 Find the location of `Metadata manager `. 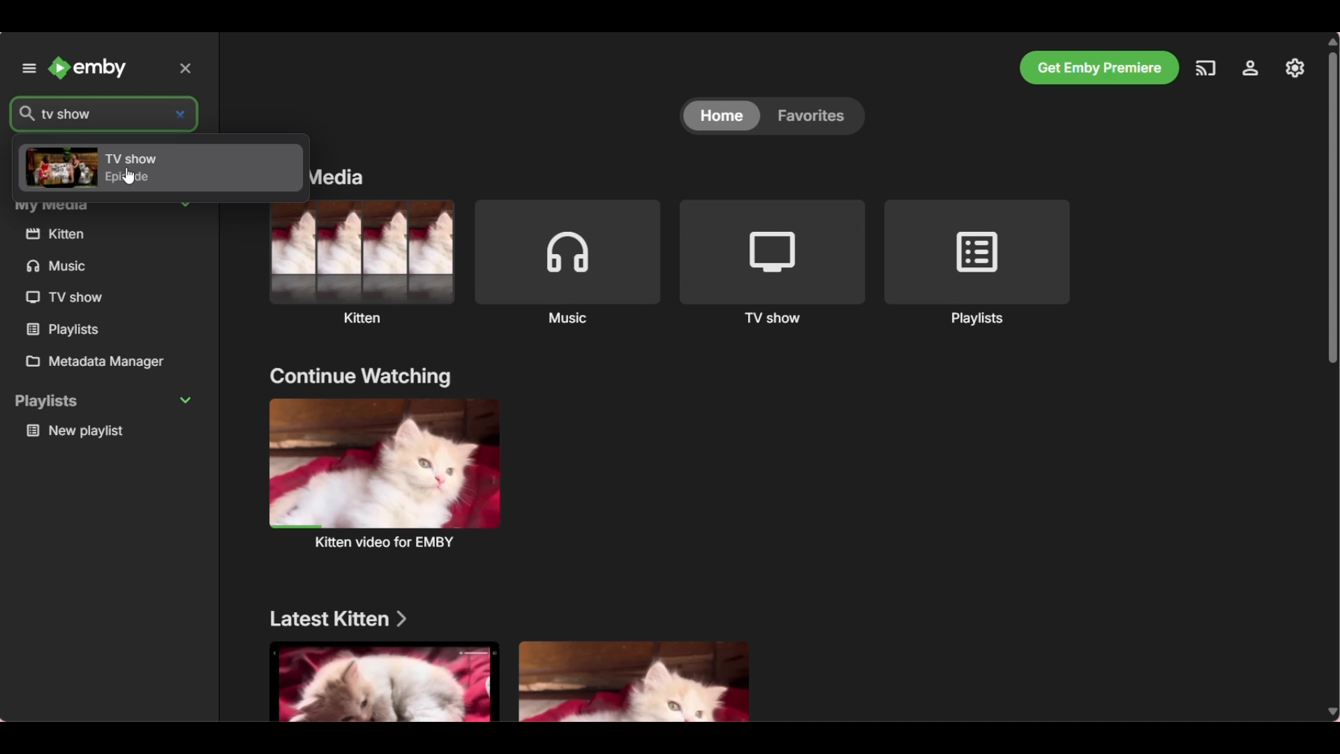

Metadata manager  is located at coordinates (107, 362).